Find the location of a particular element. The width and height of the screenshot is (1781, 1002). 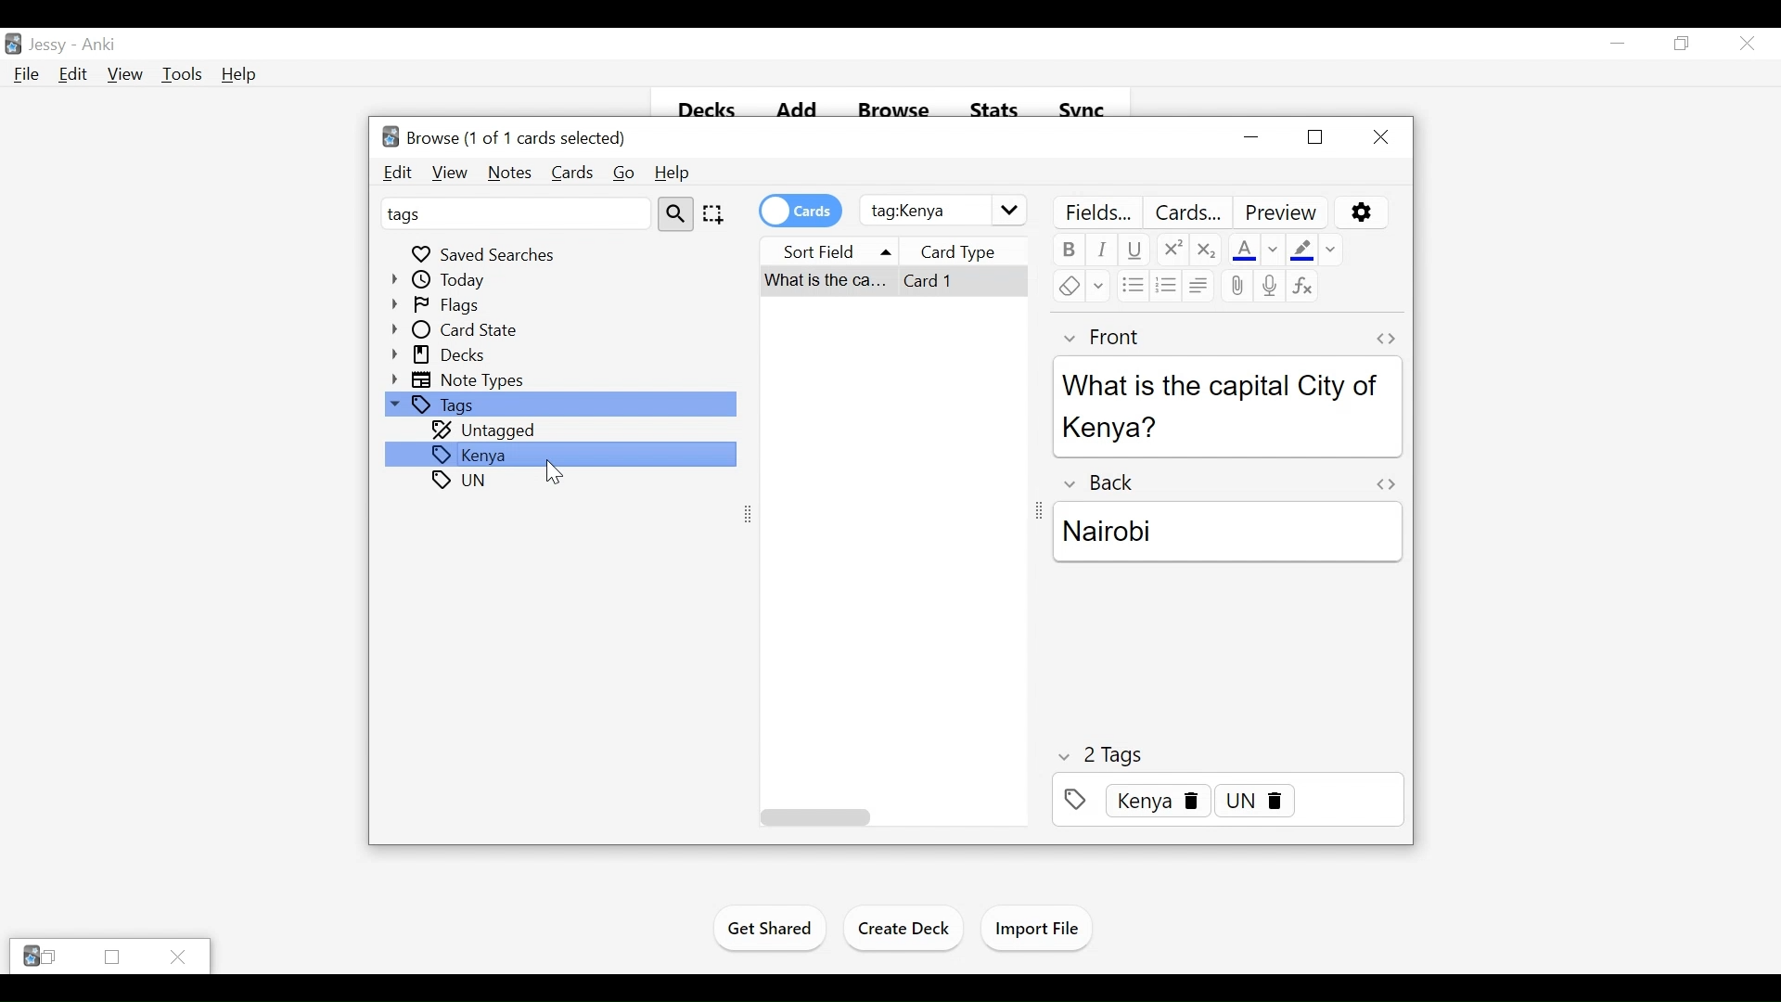

Restore is located at coordinates (110, 957).